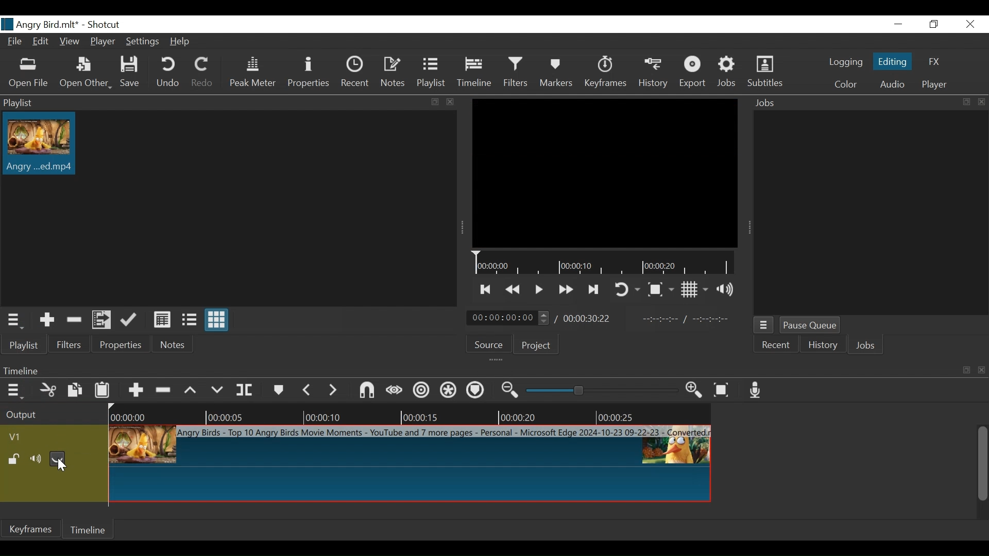  I want to click on markers, so click(278, 390).